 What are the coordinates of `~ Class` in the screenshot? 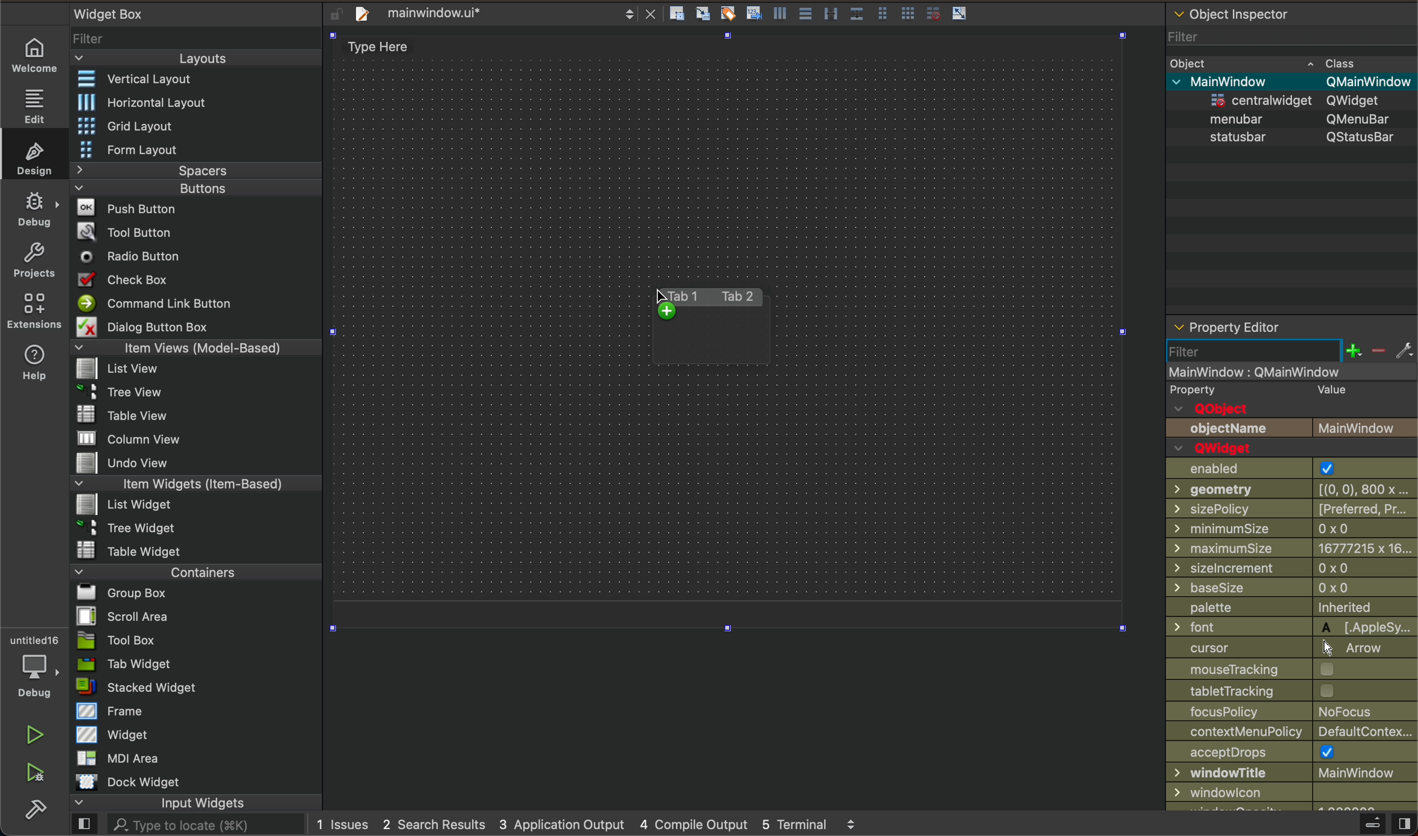 It's located at (1335, 60).